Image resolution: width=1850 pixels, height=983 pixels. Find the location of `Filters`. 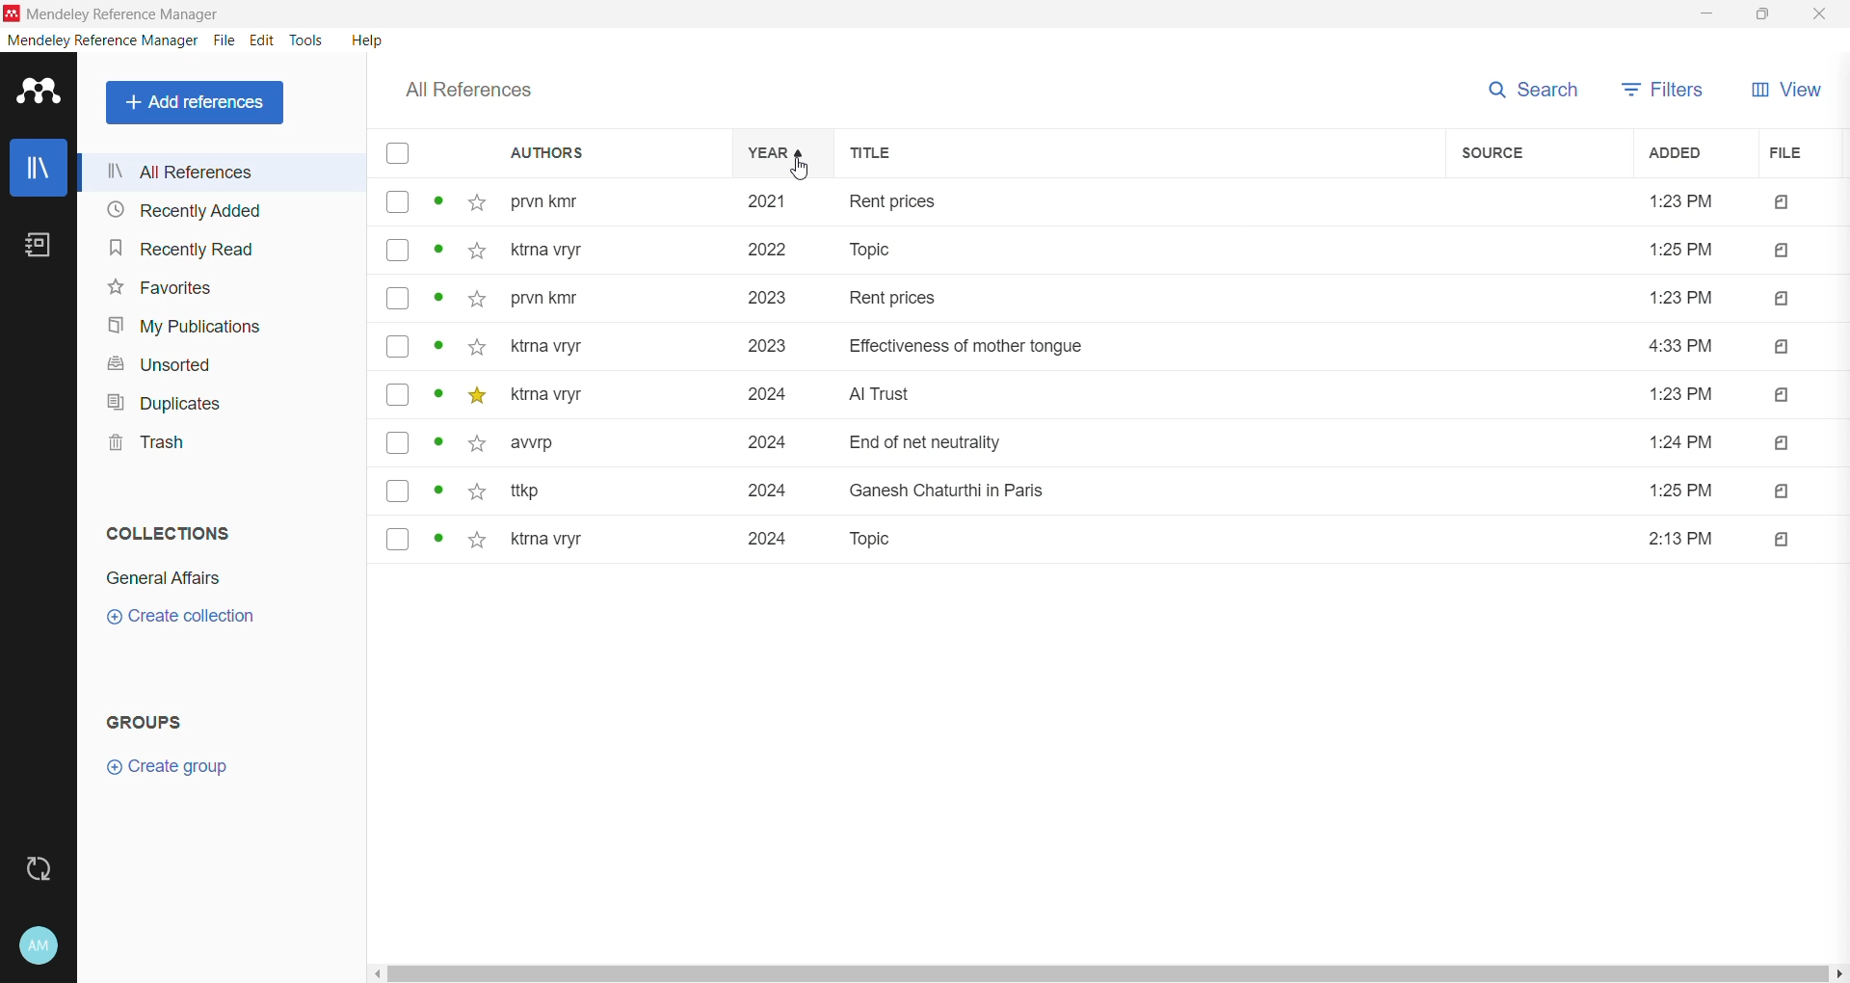

Filters is located at coordinates (1665, 90).